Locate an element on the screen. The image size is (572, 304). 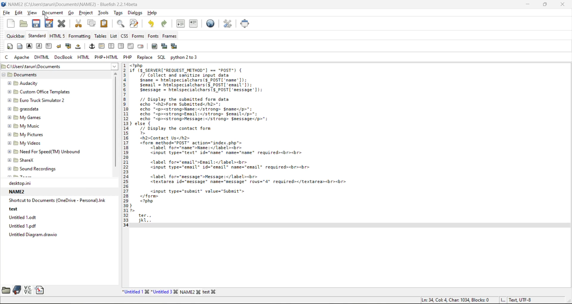
undo is located at coordinates (152, 24).